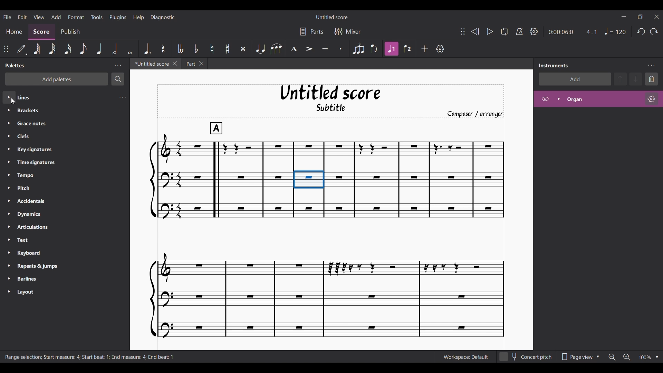 The width and height of the screenshot is (663, 373). What do you see at coordinates (332, 17) in the screenshot?
I see `Score title` at bounding box center [332, 17].